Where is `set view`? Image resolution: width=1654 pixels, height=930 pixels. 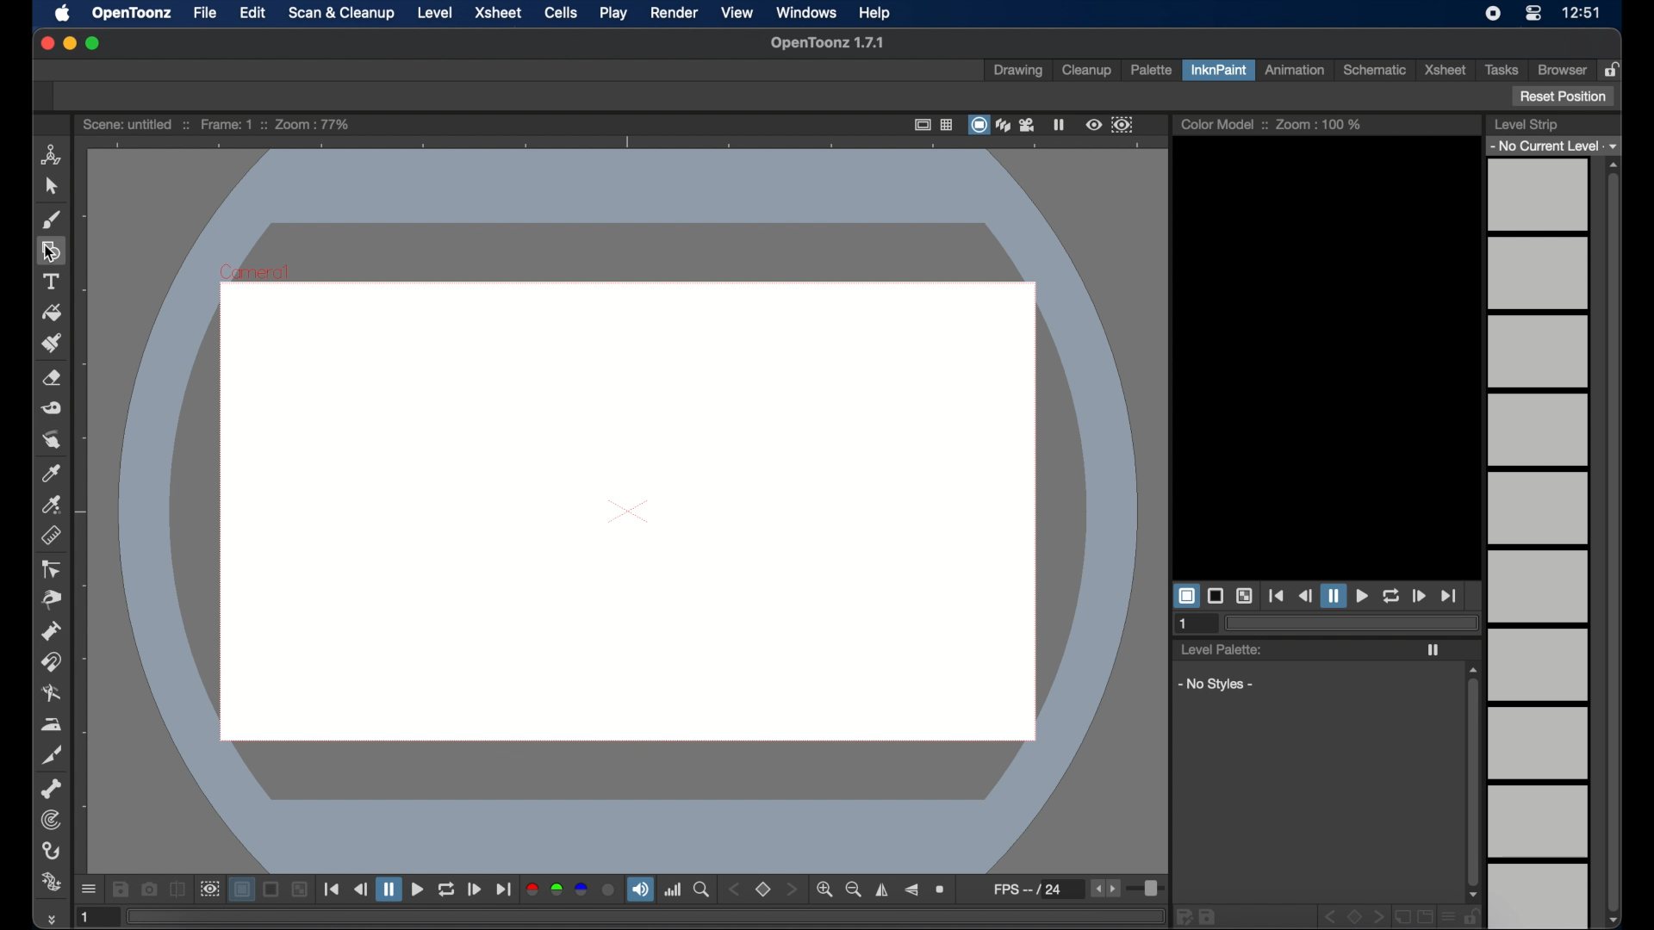
set view is located at coordinates (763, 890).